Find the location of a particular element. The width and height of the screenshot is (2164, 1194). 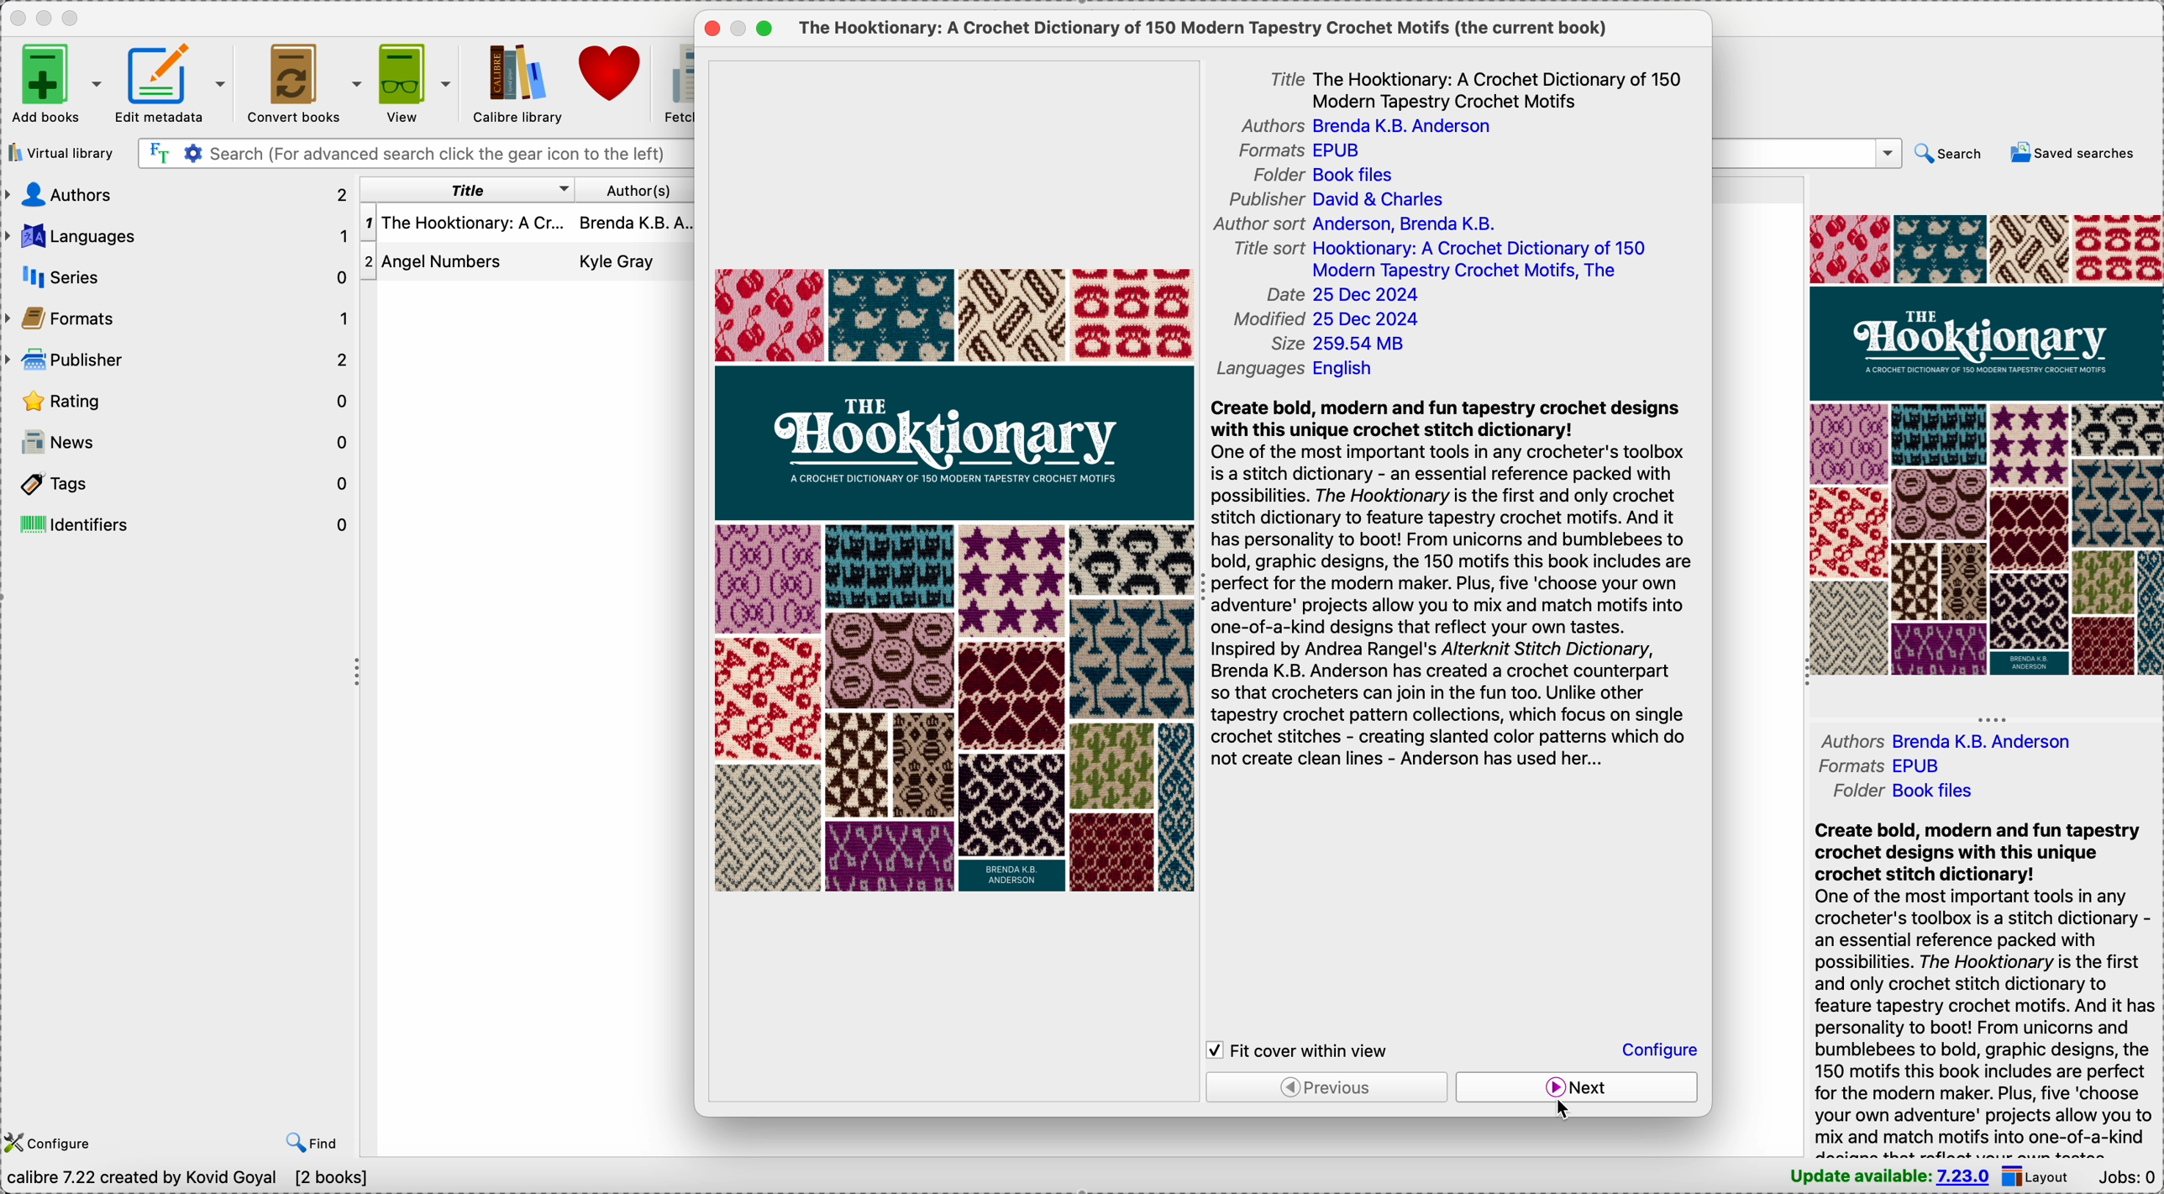

languages is located at coordinates (1305, 366).